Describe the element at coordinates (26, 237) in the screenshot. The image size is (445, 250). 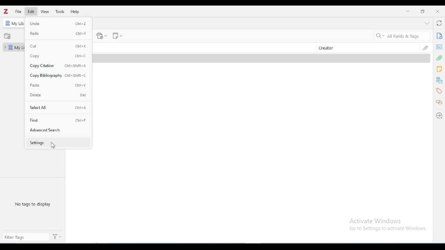
I see `filter tags` at that location.